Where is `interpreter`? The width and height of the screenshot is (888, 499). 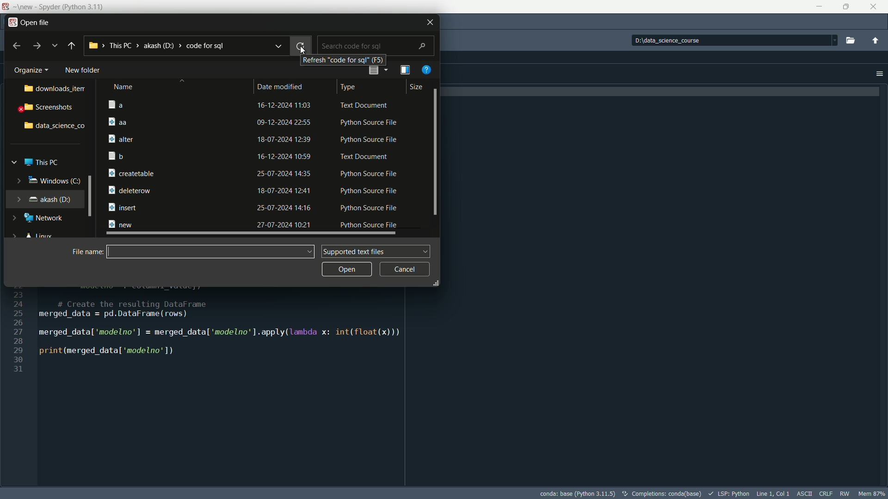 interpreter is located at coordinates (577, 494).